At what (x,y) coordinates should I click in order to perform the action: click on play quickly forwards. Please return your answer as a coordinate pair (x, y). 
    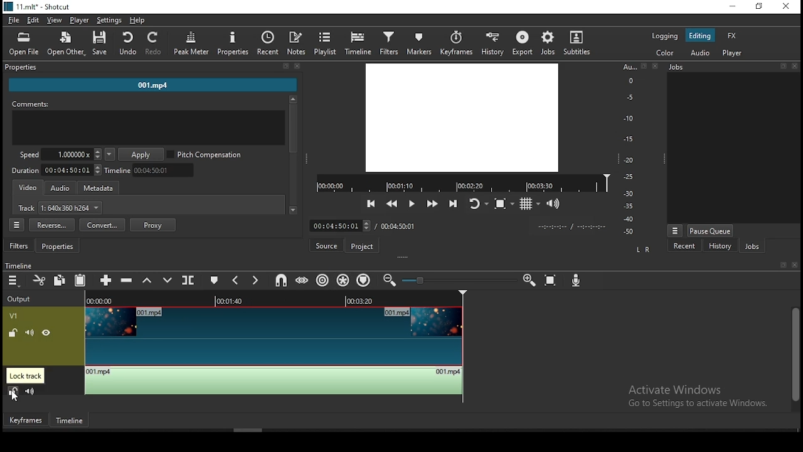
    Looking at the image, I should click on (432, 203).